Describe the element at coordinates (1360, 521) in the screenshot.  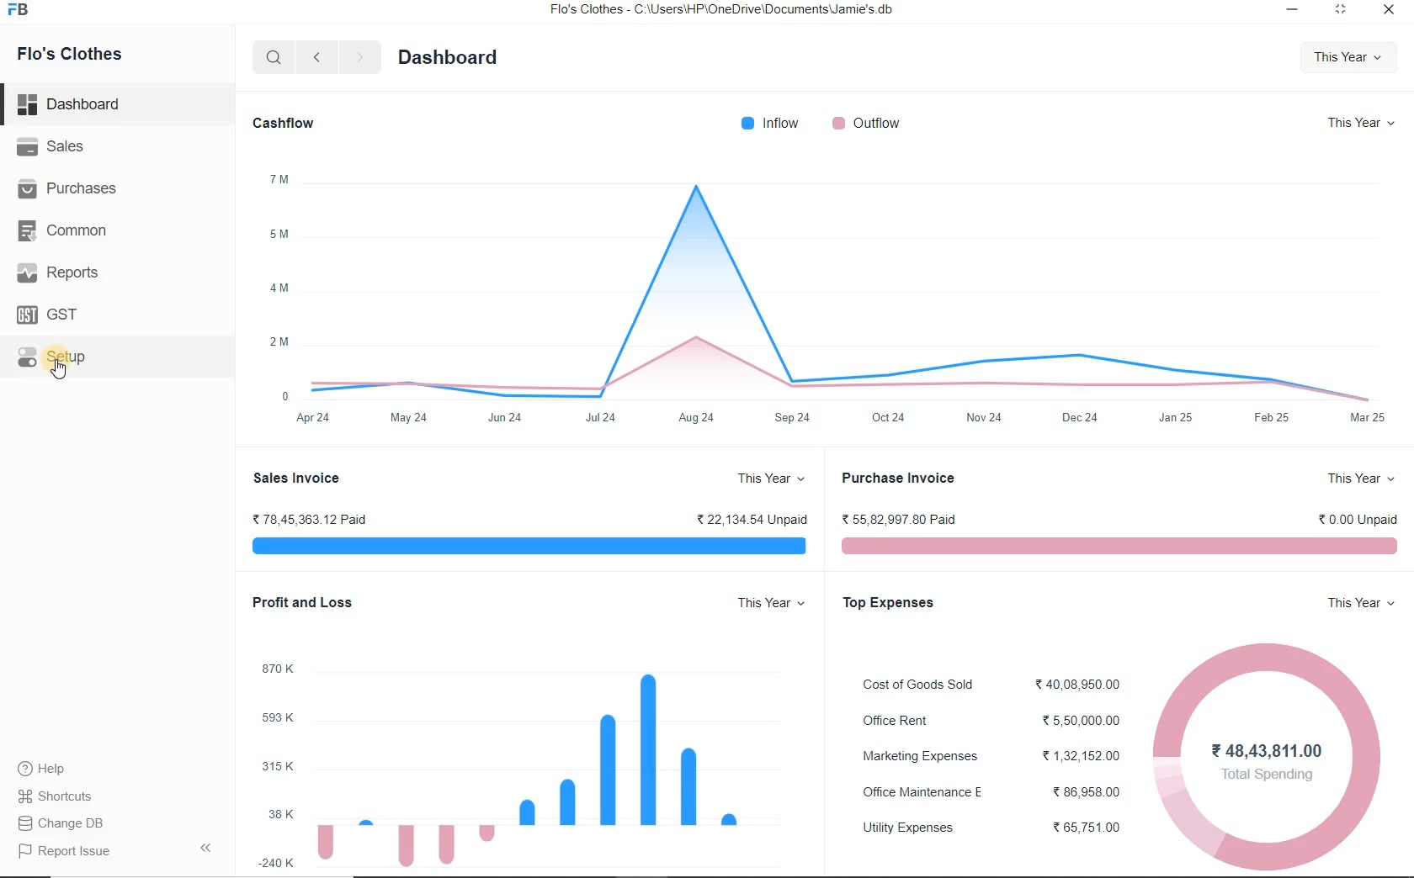
I see `0.00 Unpaid` at that location.